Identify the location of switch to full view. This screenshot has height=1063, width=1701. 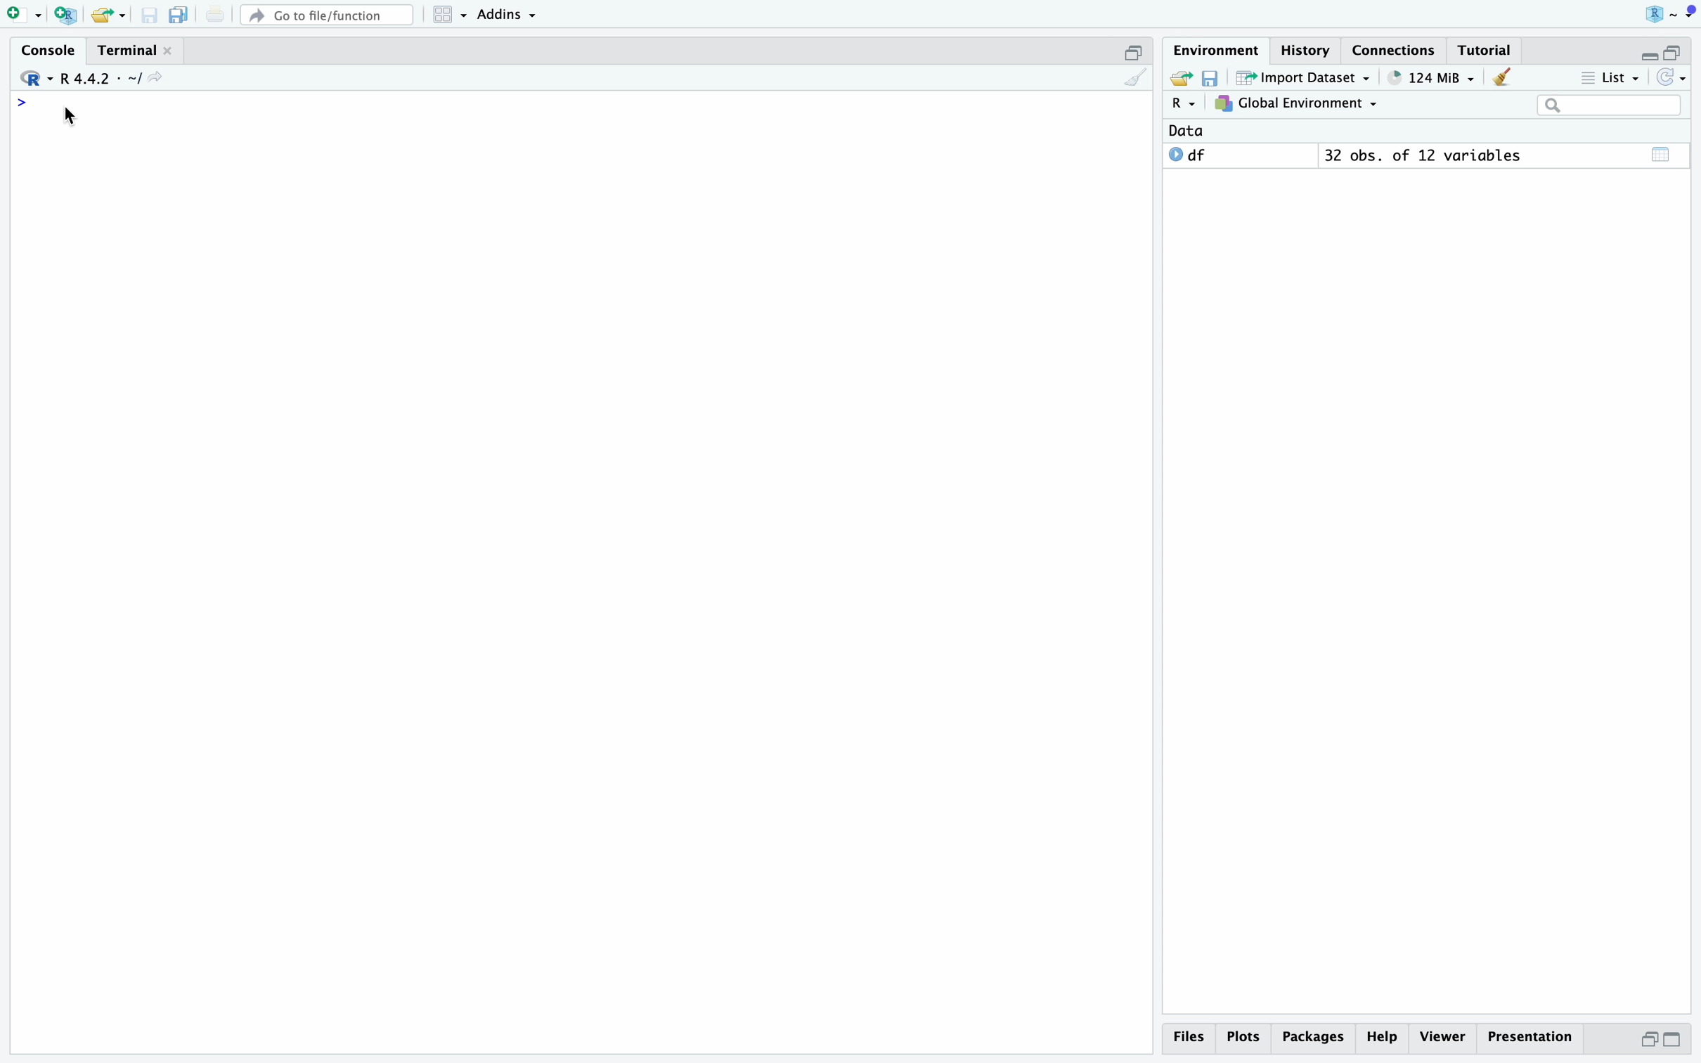
(1674, 1041).